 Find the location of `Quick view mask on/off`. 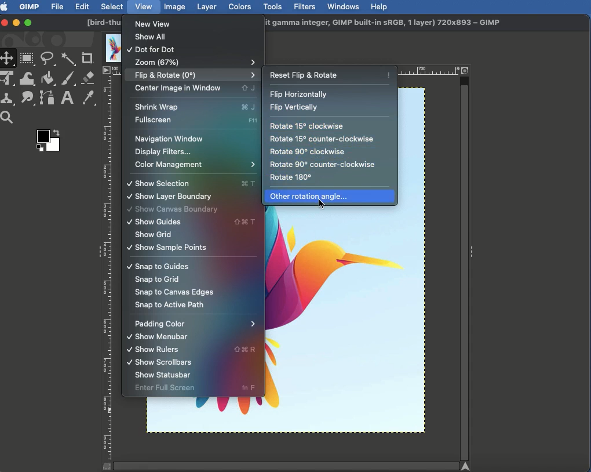

Quick view mask on/off is located at coordinates (105, 467).